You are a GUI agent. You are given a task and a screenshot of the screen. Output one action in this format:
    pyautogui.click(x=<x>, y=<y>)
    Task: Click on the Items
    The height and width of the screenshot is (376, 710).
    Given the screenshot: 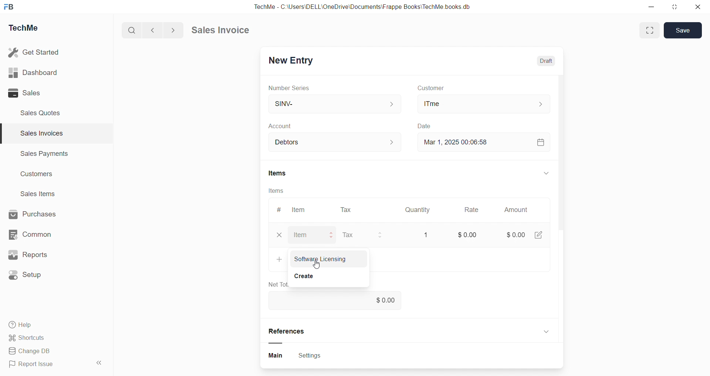 What is the action you would take?
    pyautogui.click(x=277, y=191)
    